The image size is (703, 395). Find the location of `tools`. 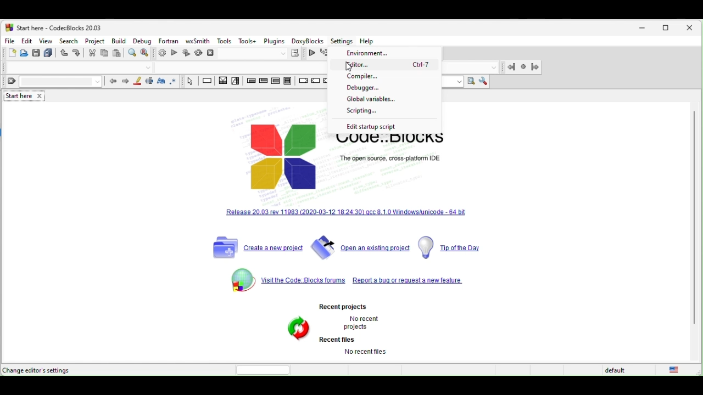

tools is located at coordinates (224, 41).